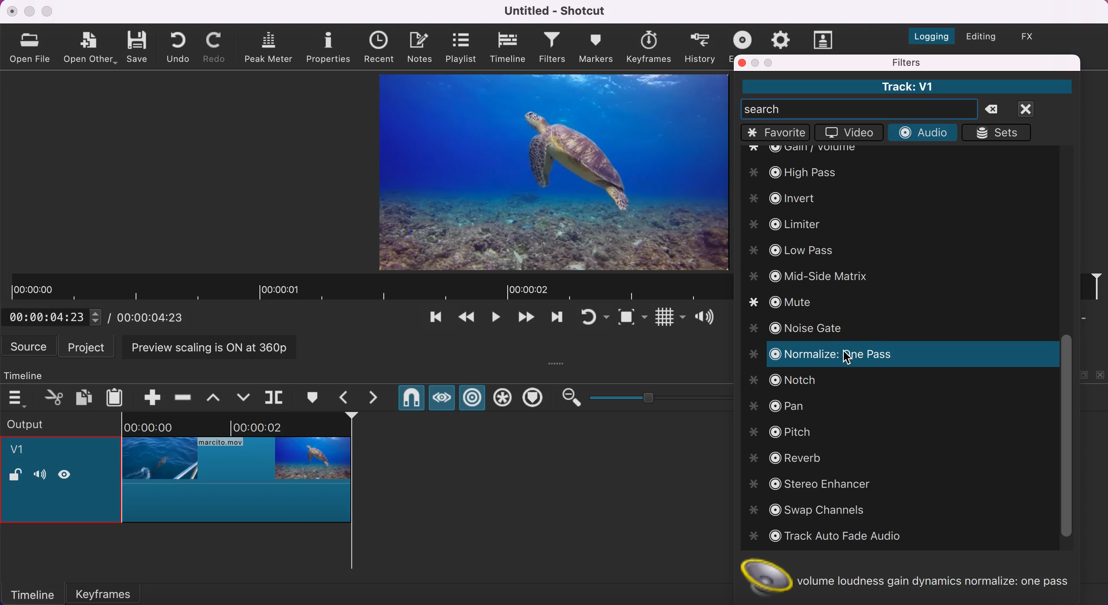 The width and height of the screenshot is (1108, 605). Describe the element at coordinates (22, 451) in the screenshot. I see `v1` at that location.